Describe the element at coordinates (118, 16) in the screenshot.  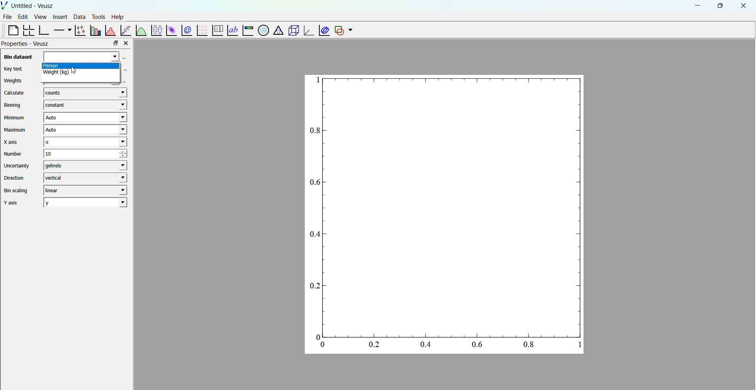
I see `help` at that location.